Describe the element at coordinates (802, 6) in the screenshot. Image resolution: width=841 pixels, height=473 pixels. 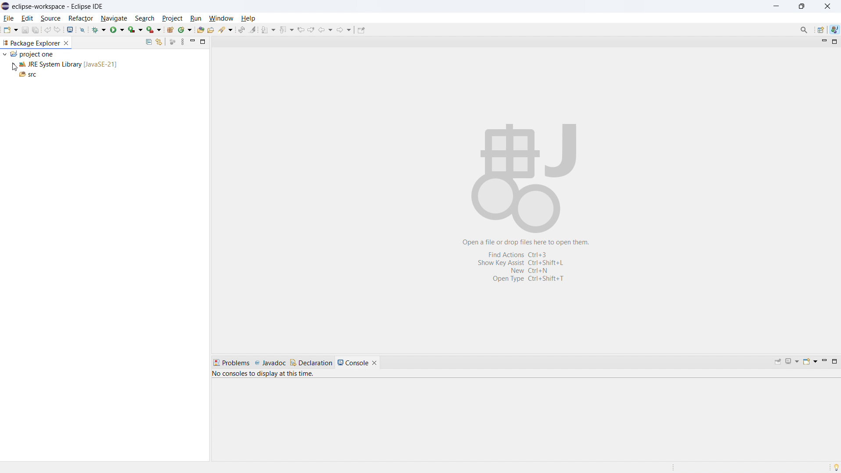
I see `maximize` at that location.